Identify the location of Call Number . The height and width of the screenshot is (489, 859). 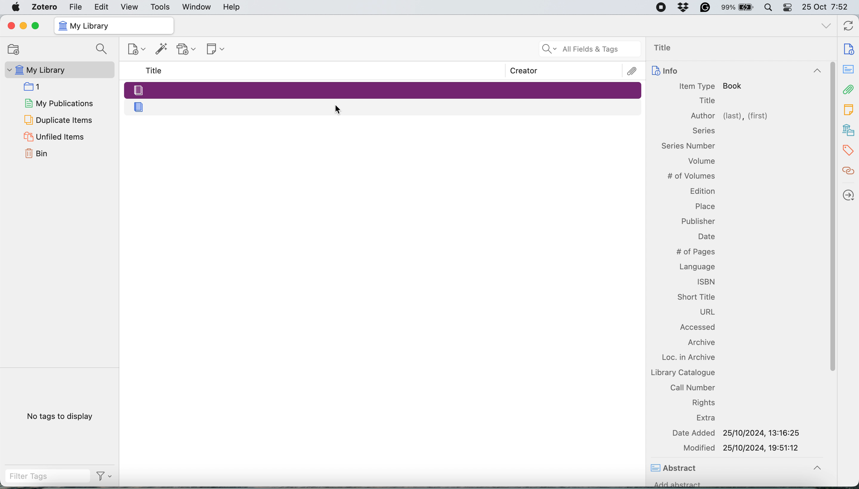
(693, 387).